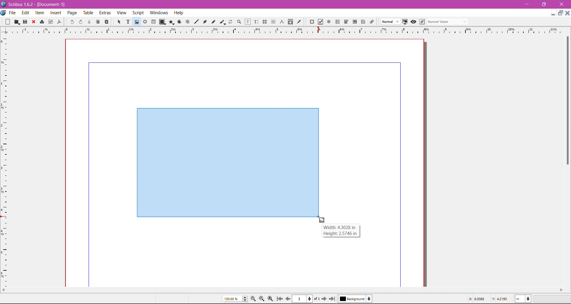 The image size is (571, 304). Describe the element at coordinates (17, 22) in the screenshot. I see `Open` at that location.